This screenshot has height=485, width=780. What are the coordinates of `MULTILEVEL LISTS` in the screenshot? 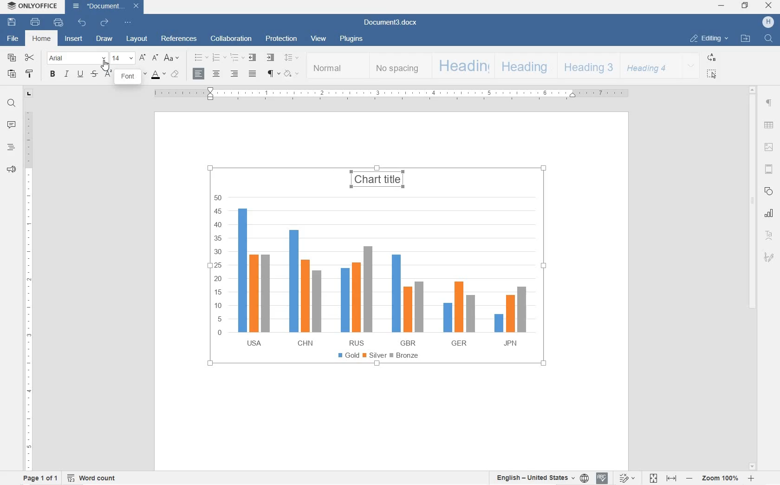 It's located at (237, 58).